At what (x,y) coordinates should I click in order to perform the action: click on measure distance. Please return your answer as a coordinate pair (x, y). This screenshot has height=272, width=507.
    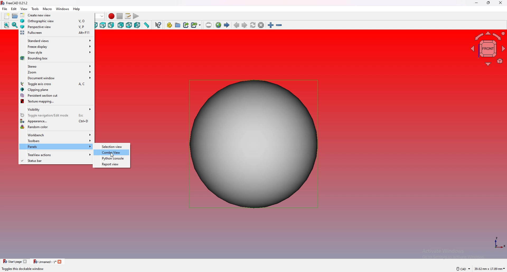
    Looking at the image, I should click on (147, 25).